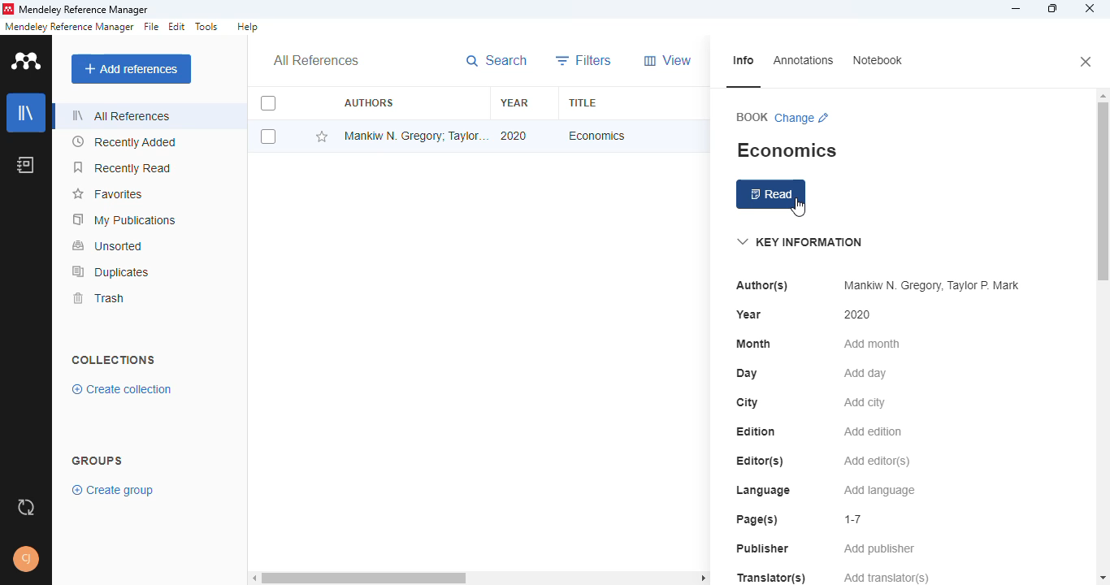 The width and height of the screenshot is (1110, 585). What do you see at coordinates (596, 135) in the screenshot?
I see `economics` at bounding box center [596, 135].